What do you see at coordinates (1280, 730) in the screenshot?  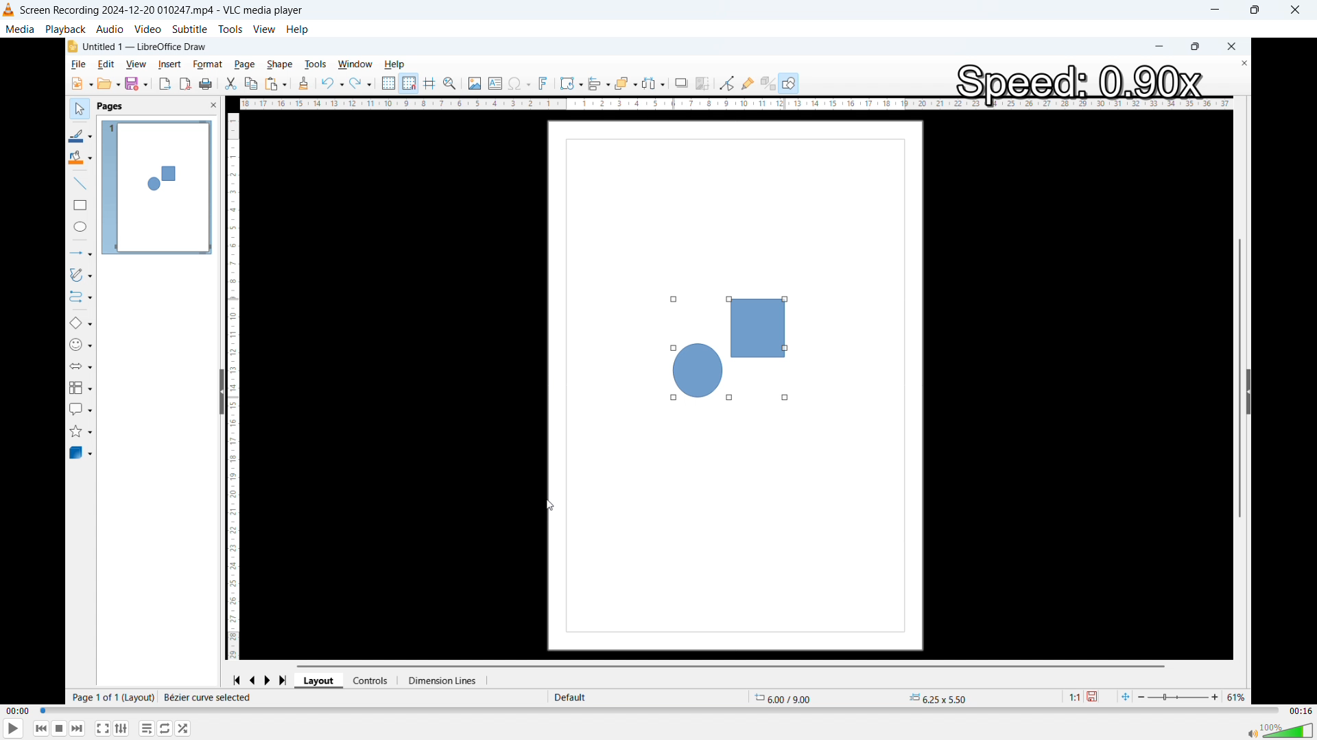 I see `Sound bar` at bounding box center [1280, 730].